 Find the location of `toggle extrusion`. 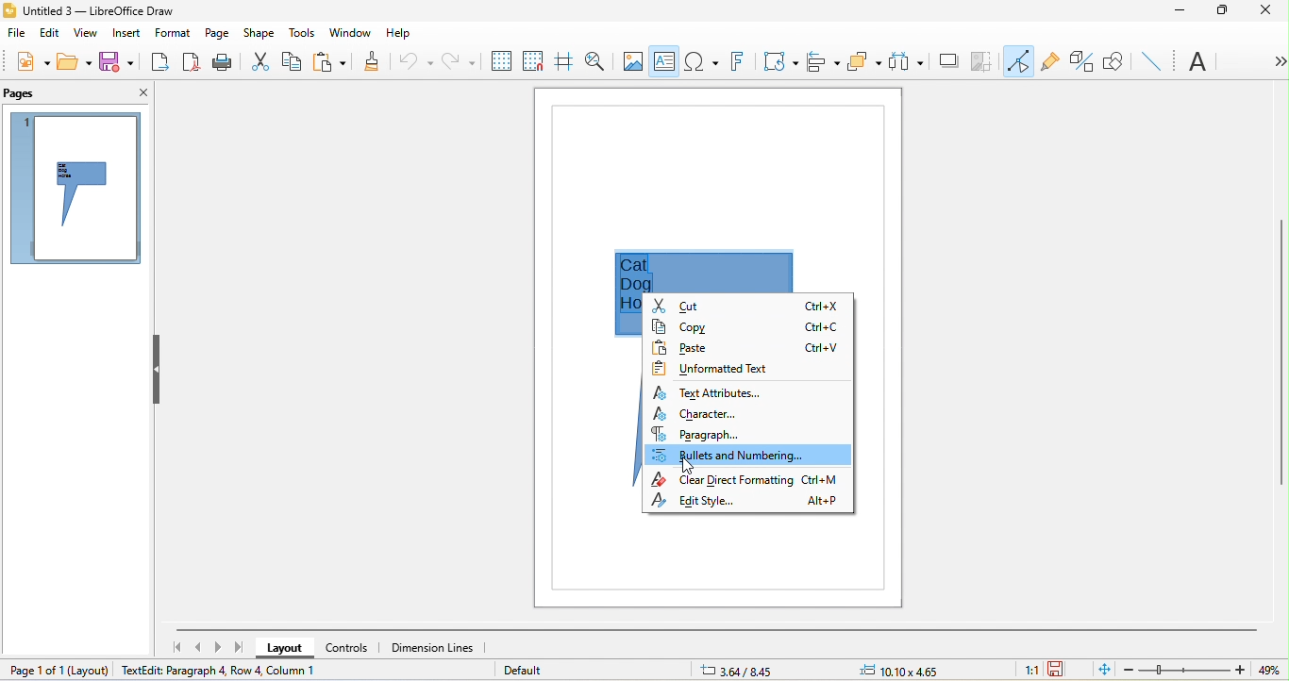

toggle extrusion is located at coordinates (1082, 62).